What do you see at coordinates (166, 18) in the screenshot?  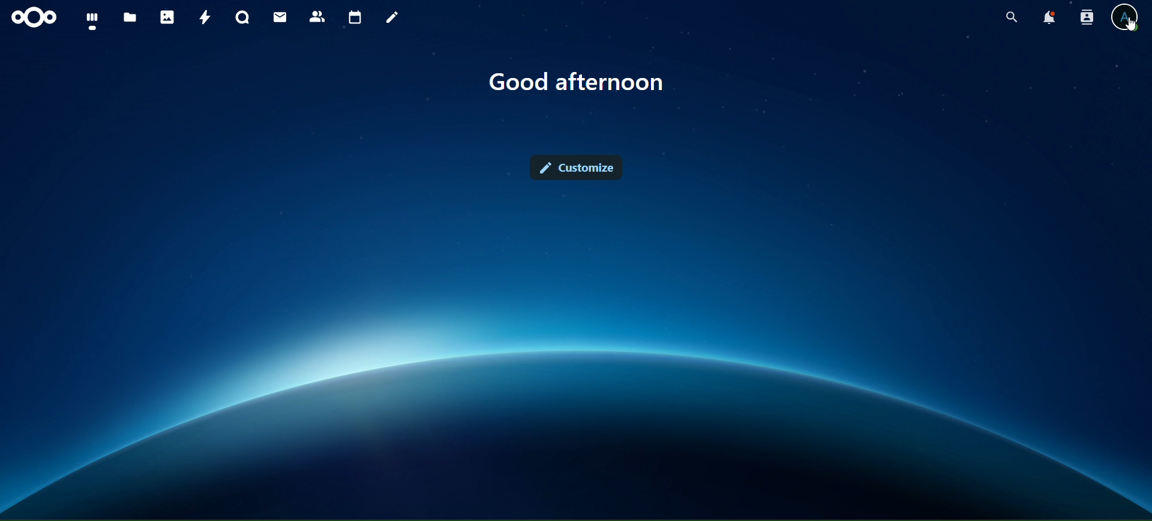 I see `photos` at bounding box center [166, 18].